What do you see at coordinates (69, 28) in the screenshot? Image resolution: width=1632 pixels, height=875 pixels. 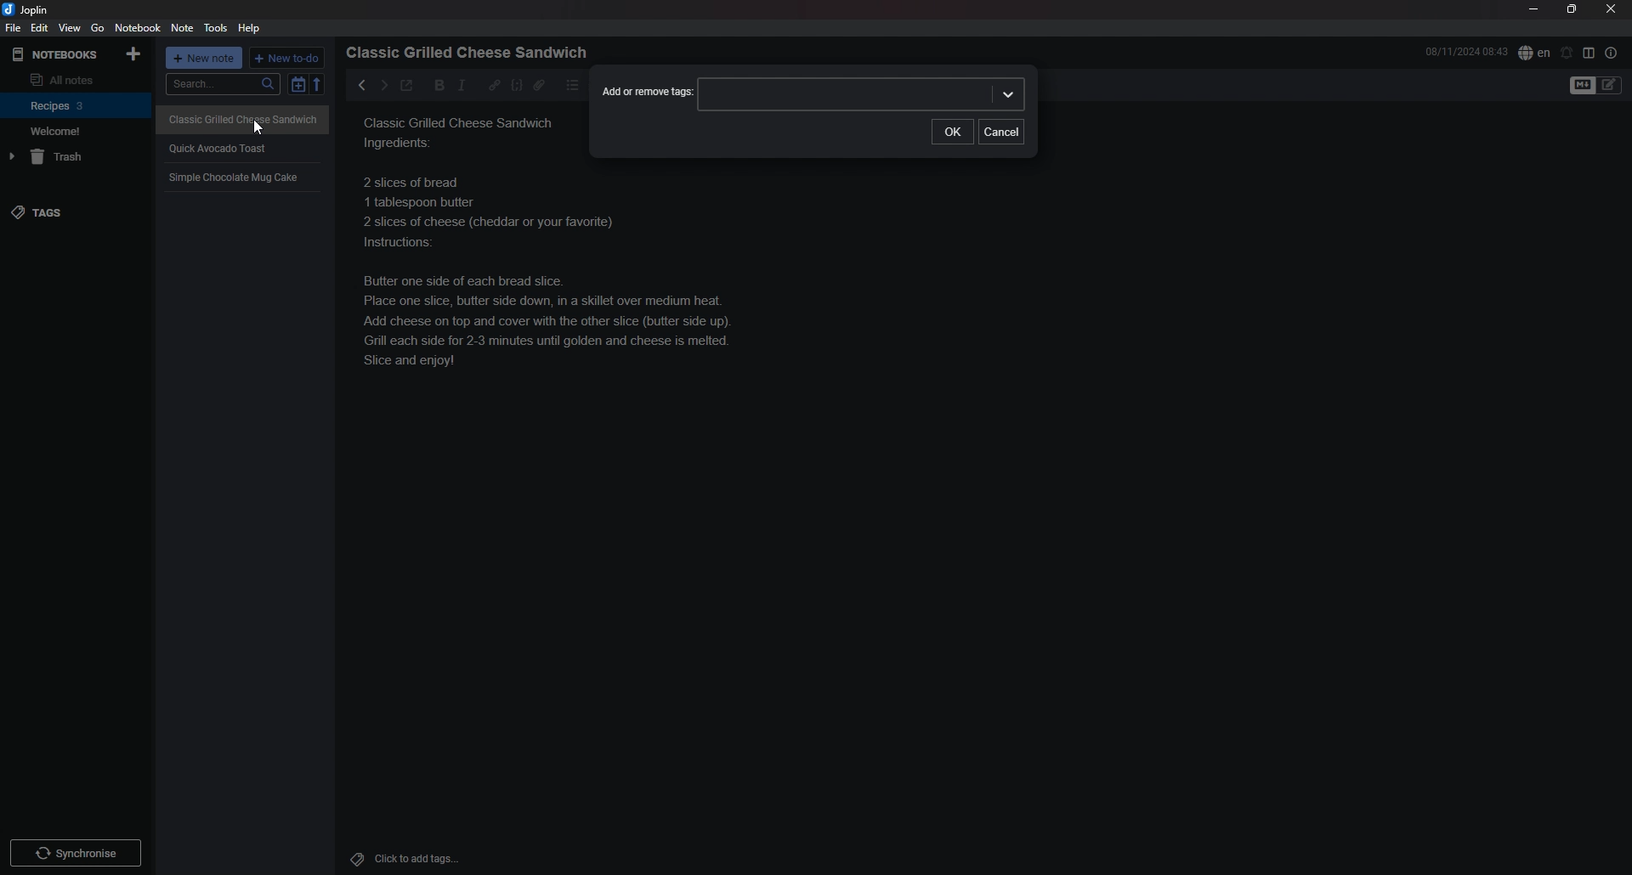 I see `view` at bounding box center [69, 28].